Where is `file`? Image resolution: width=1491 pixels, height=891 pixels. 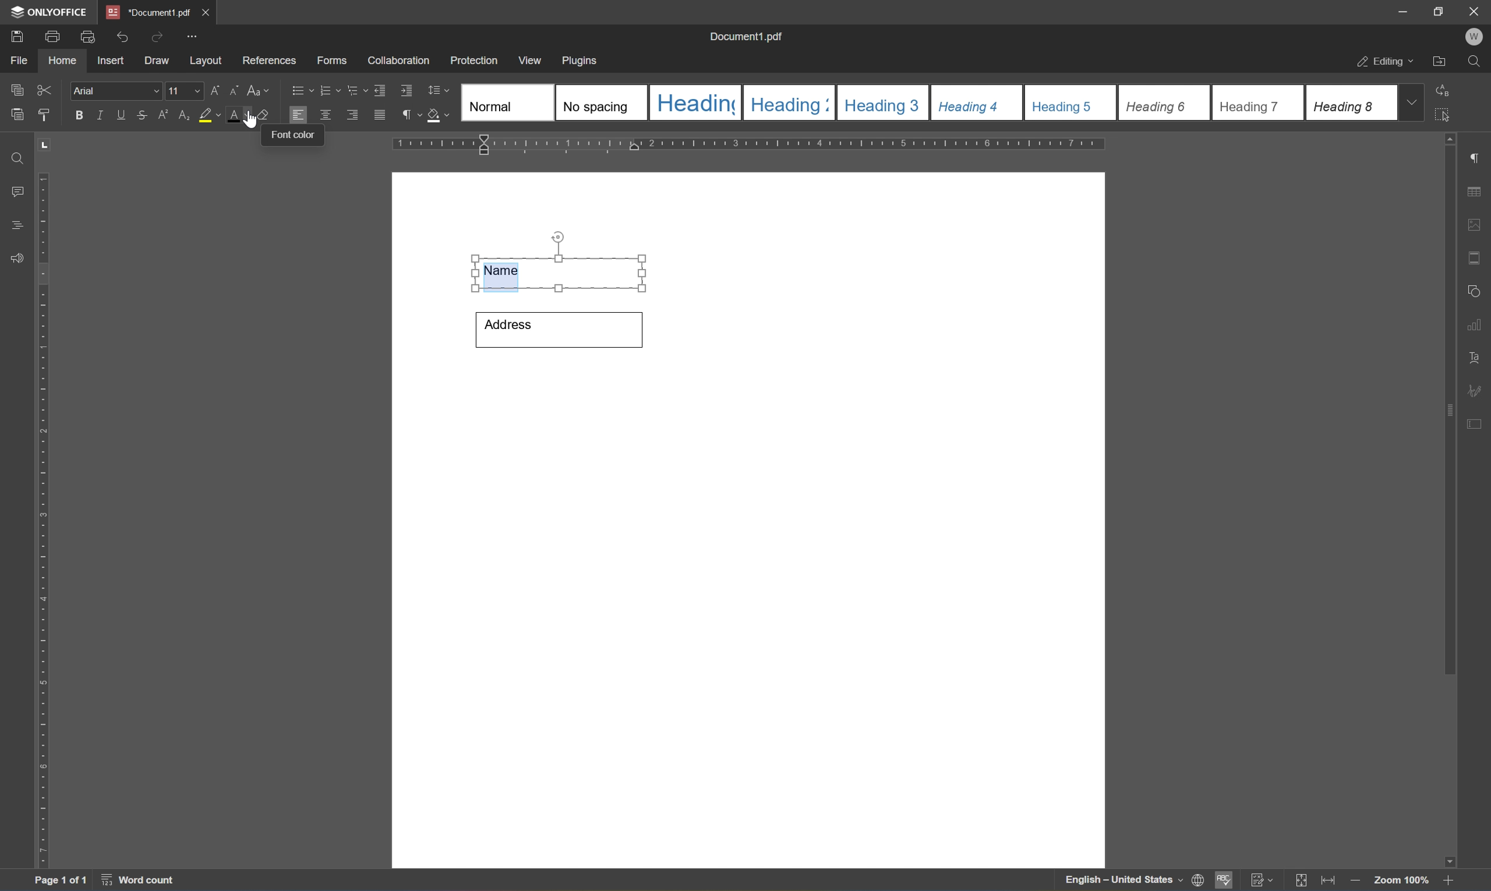 file is located at coordinates (23, 61).